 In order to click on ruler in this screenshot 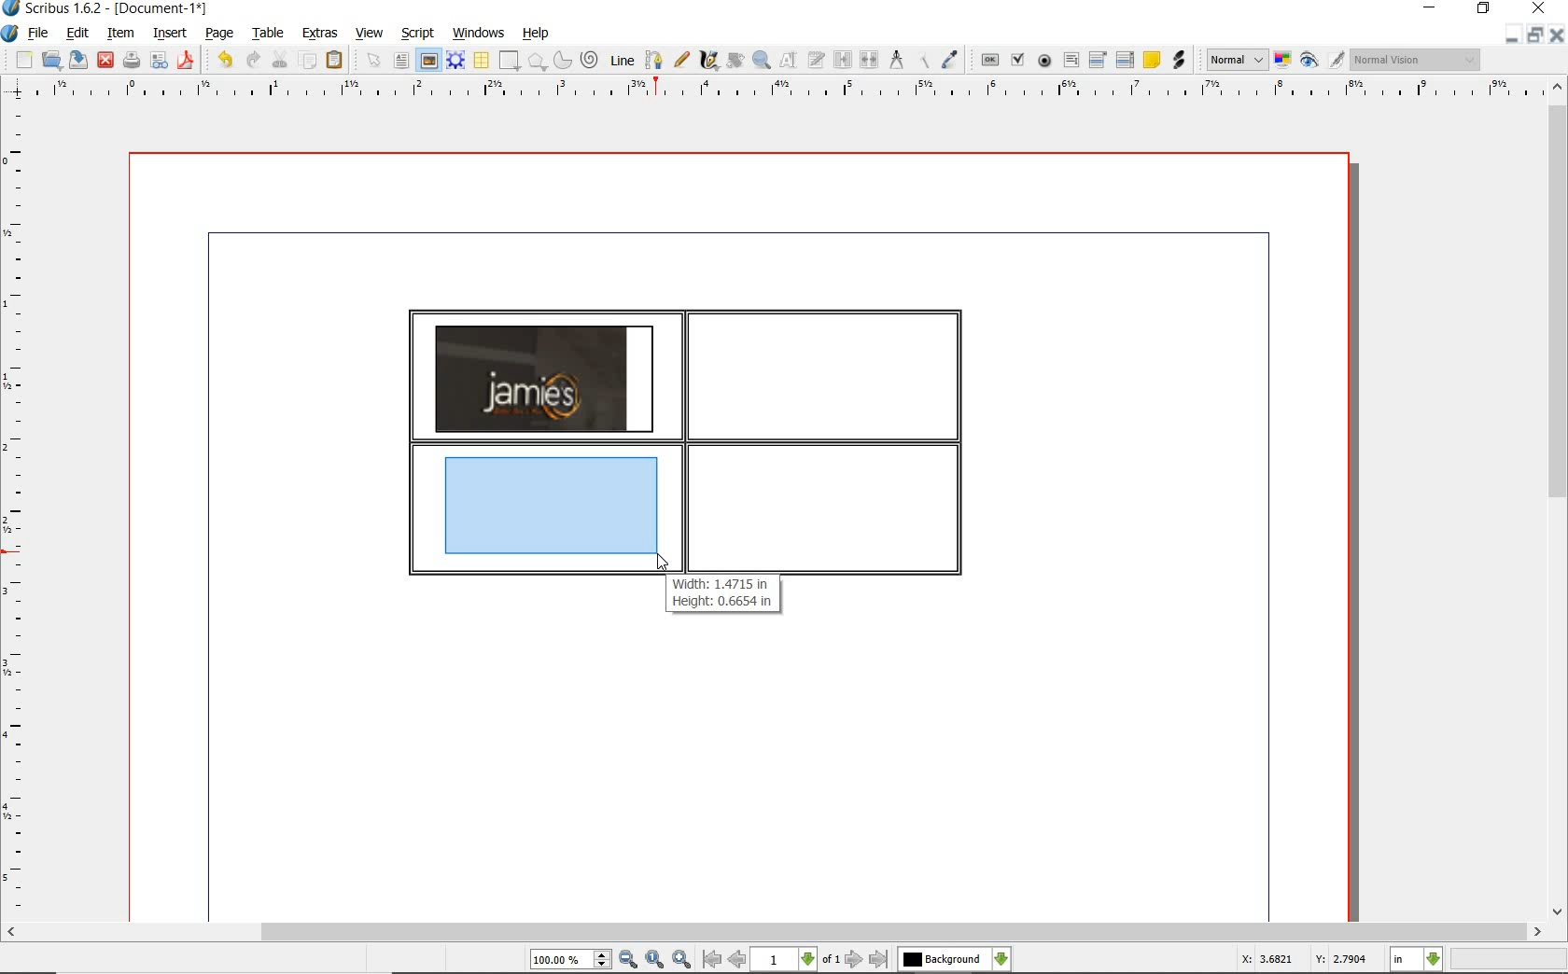, I will do `click(792, 90)`.